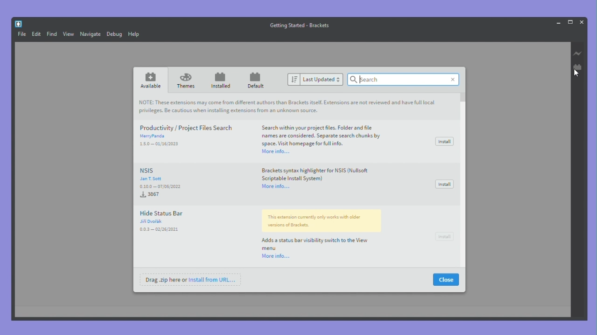 The height and width of the screenshot is (335, 597). What do you see at coordinates (152, 179) in the screenshot?
I see `Jan T. Sott` at bounding box center [152, 179].